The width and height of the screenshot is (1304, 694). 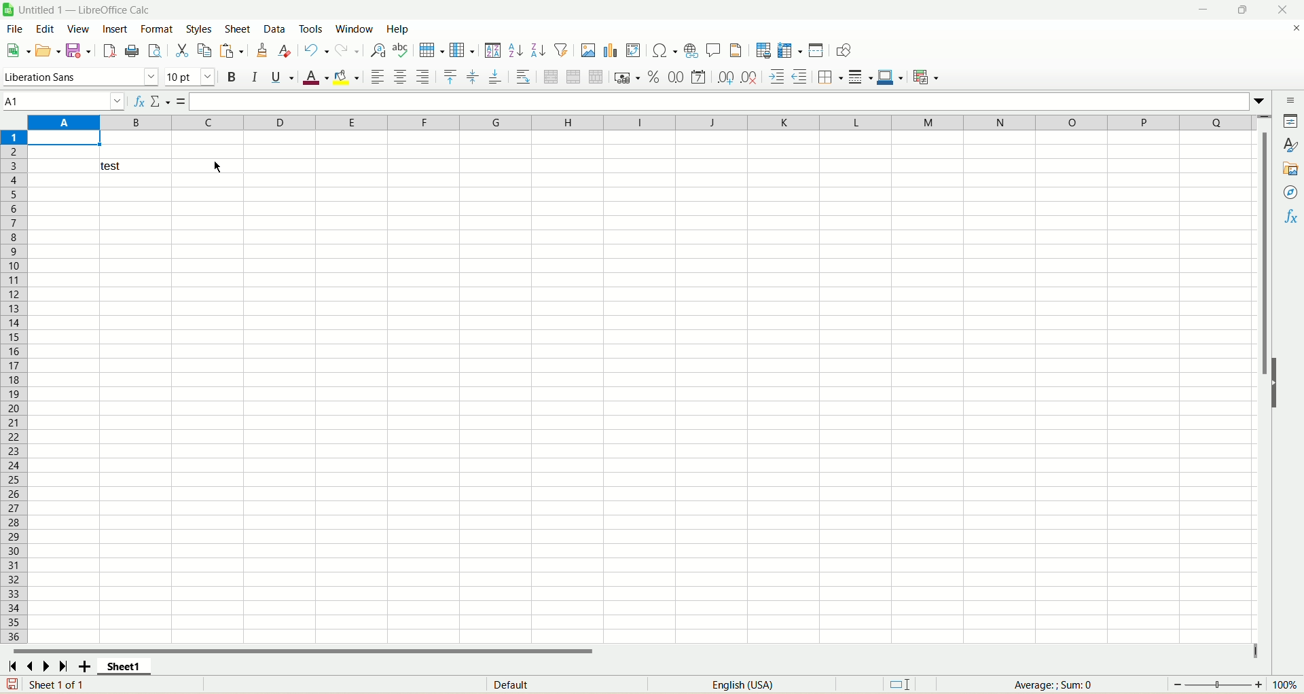 What do you see at coordinates (84, 10) in the screenshot?
I see `Untitled 1 — LibreOffice Calc` at bounding box center [84, 10].